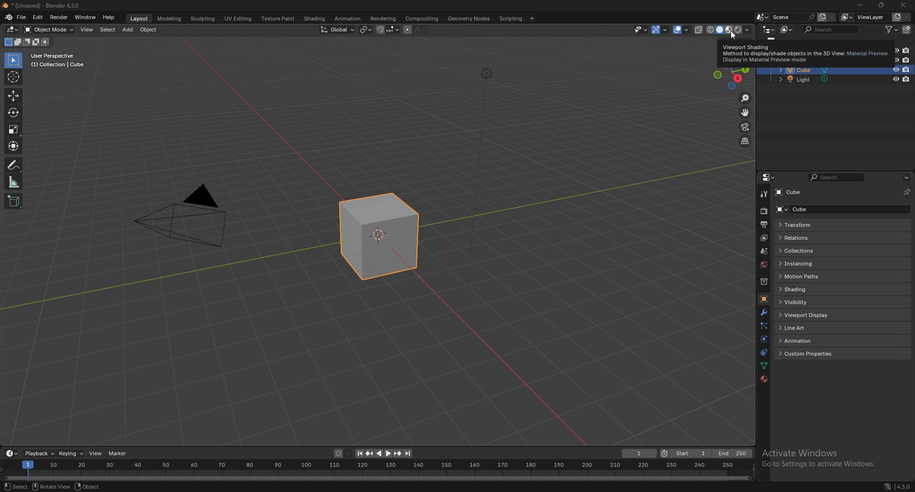 The width and height of the screenshot is (915, 492). What do you see at coordinates (906, 61) in the screenshot?
I see `disable in renders` at bounding box center [906, 61].